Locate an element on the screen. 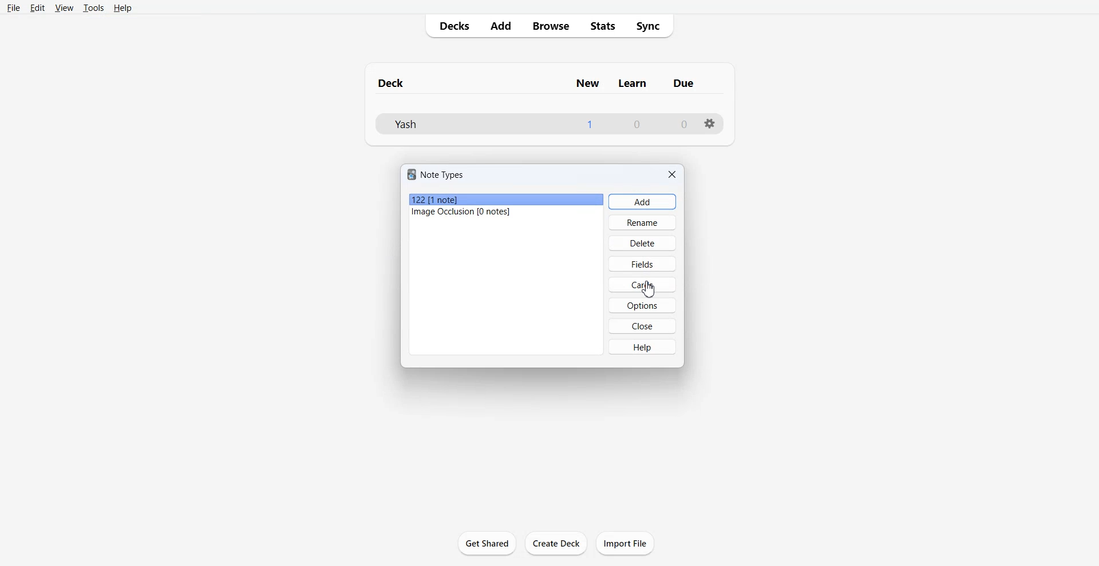 The width and height of the screenshot is (1099, 566). Sync is located at coordinates (652, 26).